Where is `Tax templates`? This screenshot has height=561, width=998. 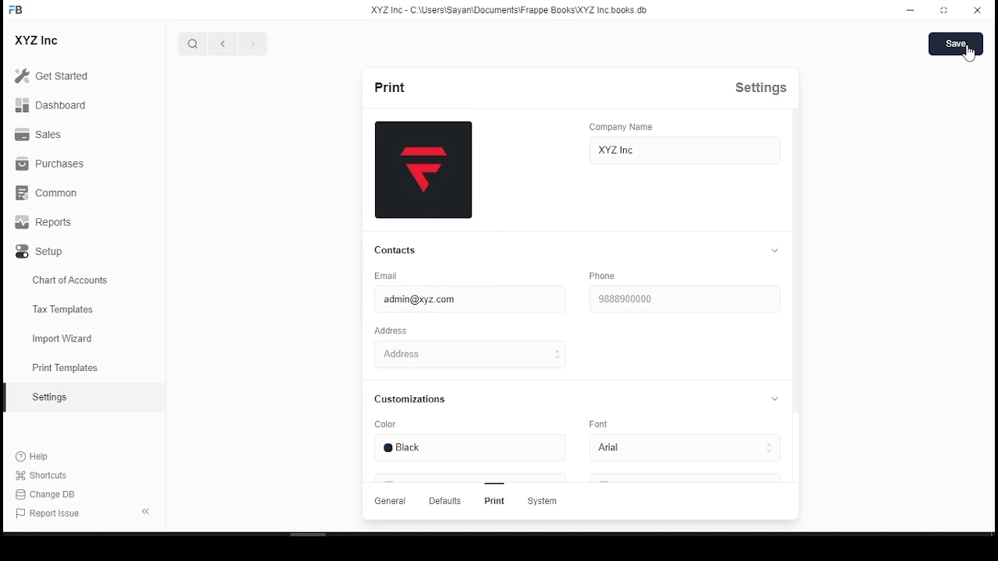
Tax templates is located at coordinates (63, 310).